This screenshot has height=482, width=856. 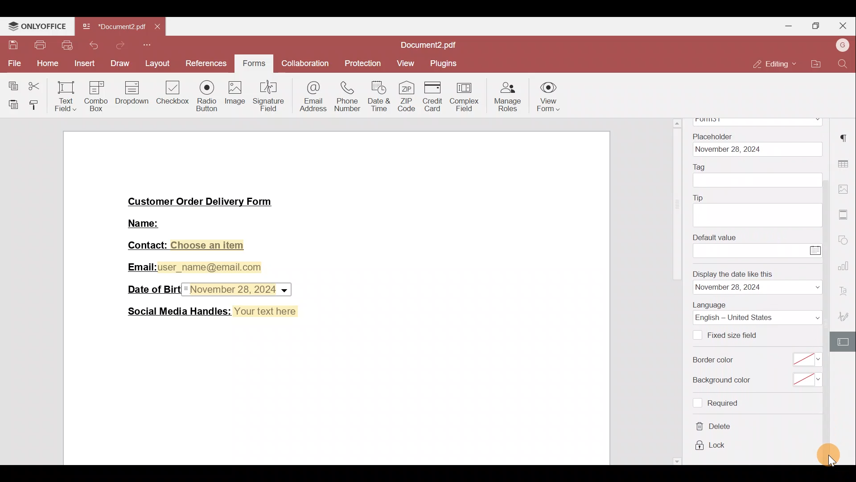 I want to click on Copy style, so click(x=36, y=104).